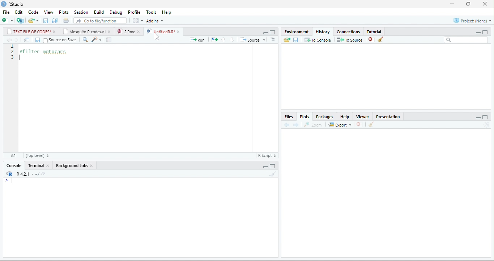 Image resolution: width=494 pixels, height=261 pixels. I want to click on 3:1, so click(13, 155).